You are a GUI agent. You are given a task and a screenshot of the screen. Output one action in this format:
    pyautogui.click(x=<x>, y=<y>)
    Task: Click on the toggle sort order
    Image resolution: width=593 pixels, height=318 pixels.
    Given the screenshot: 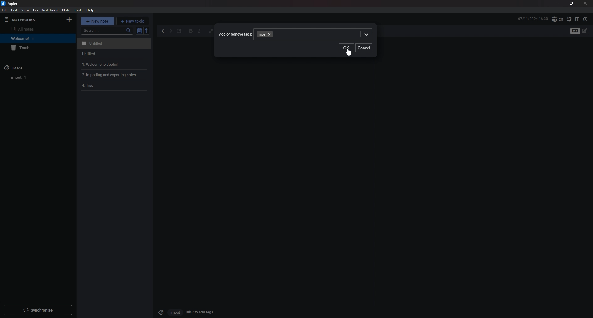 What is the action you would take?
    pyautogui.click(x=139, y=31)
    